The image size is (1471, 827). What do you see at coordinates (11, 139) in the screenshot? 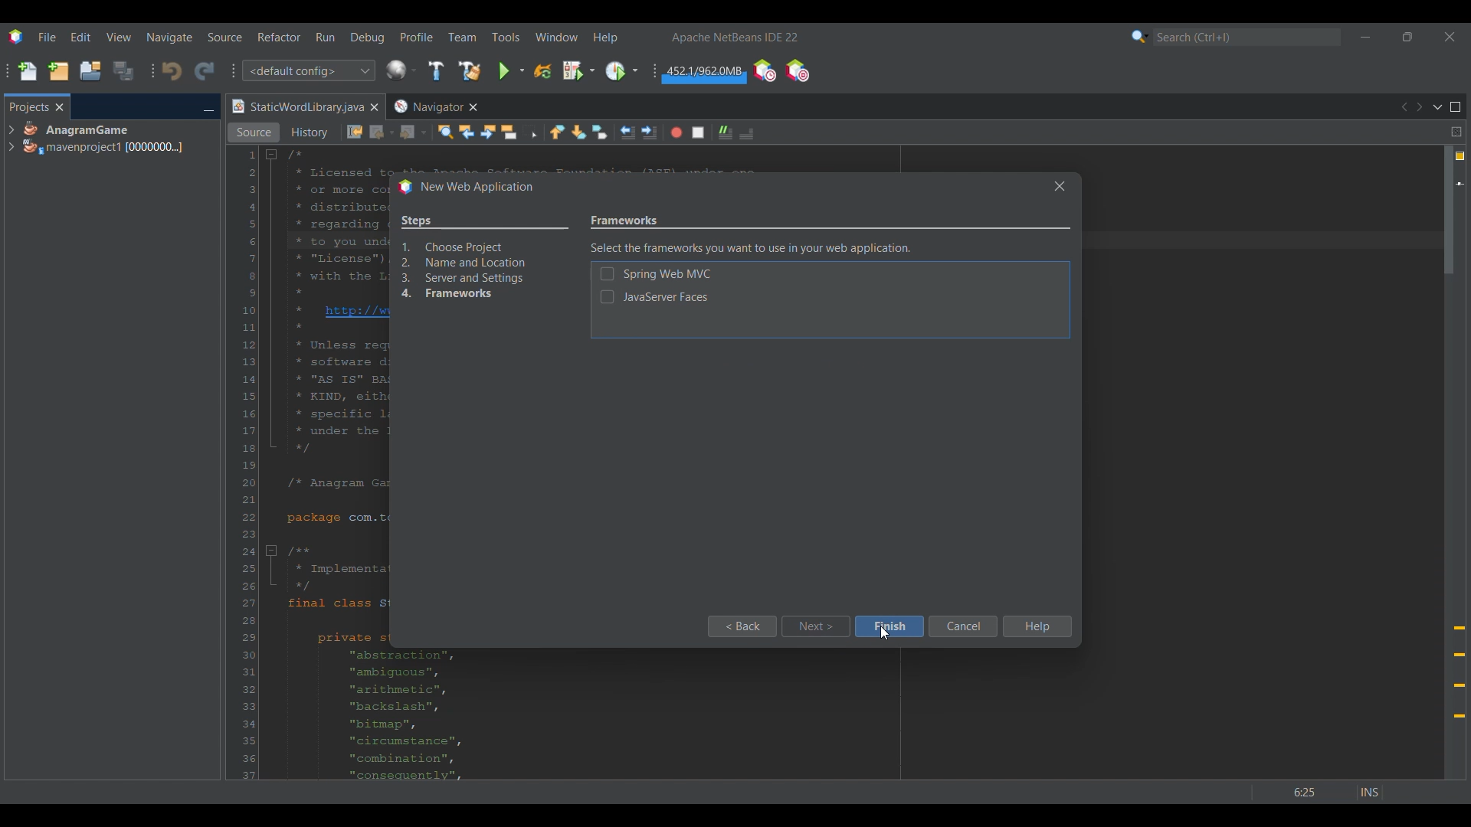
I see `Expand` at bounding box center [11, 139].